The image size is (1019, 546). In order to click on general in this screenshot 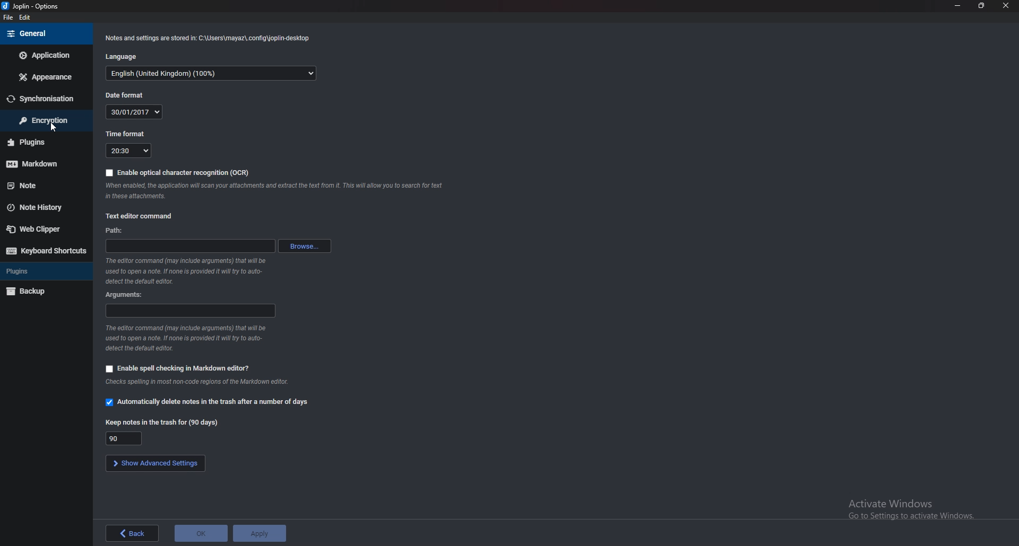, I will do `click(45, 34)`.